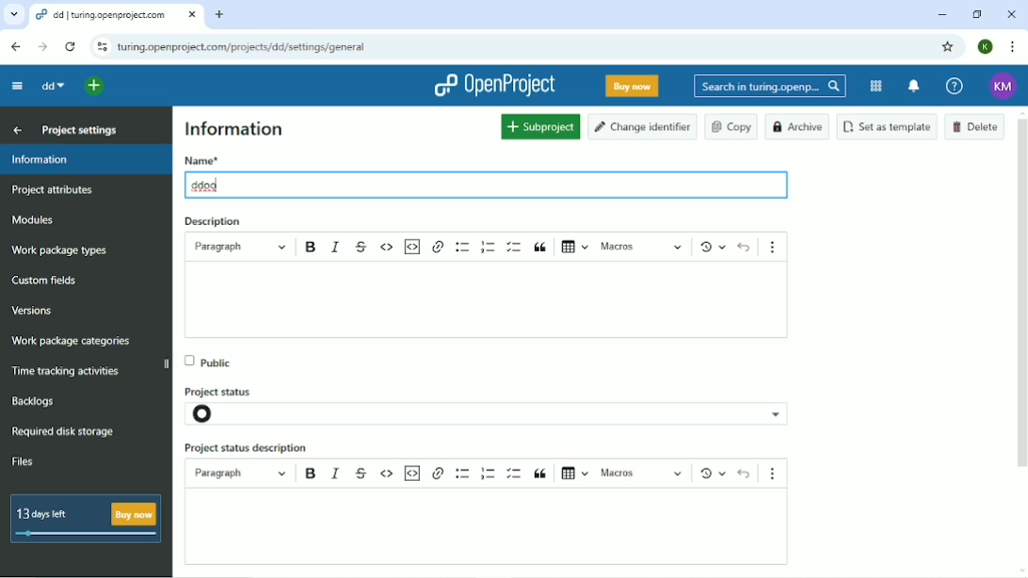  Describe the element at coordinates (207, 185) in the screenshot. I see `ddoo` at that location.